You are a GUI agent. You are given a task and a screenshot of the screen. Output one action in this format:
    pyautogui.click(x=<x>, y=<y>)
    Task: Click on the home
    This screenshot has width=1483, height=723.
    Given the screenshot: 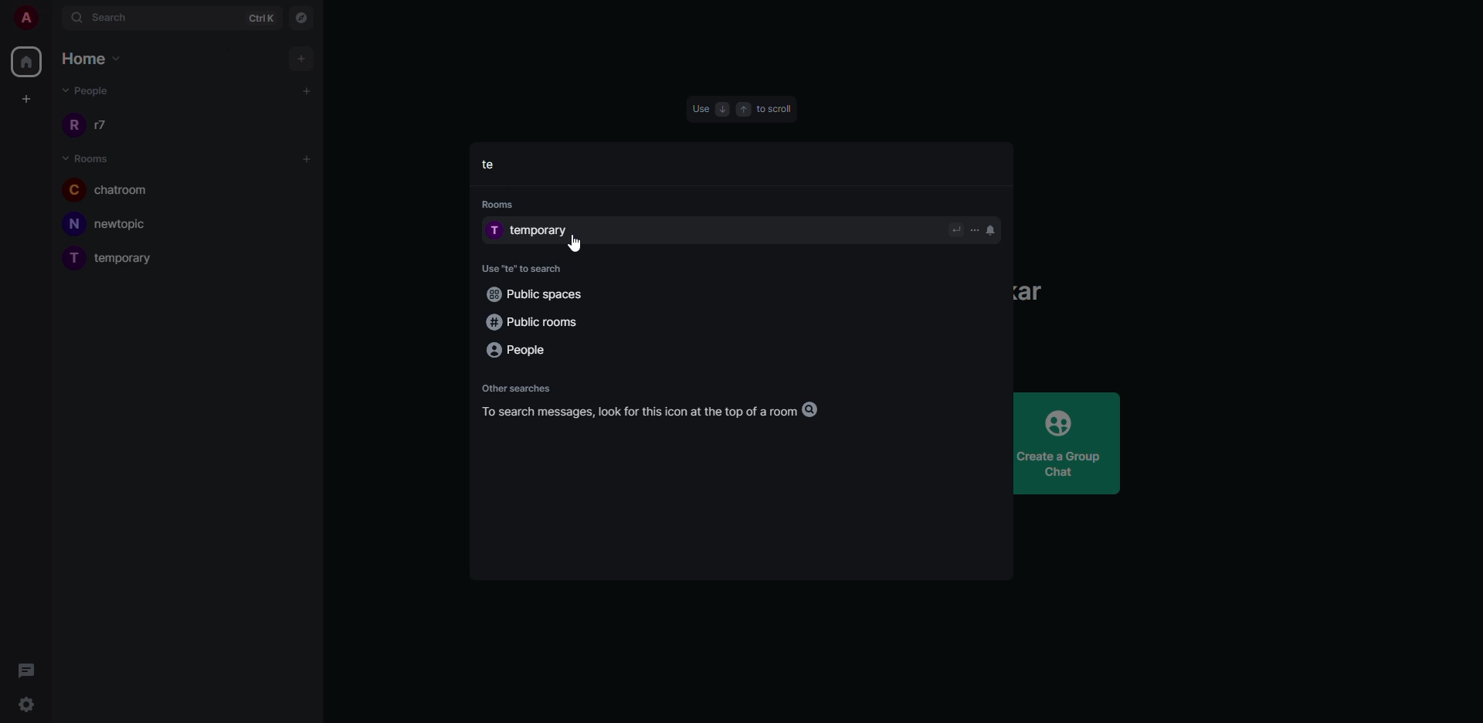 What is the action you would take?
    pyautogui.click(x=26, y=61)
    